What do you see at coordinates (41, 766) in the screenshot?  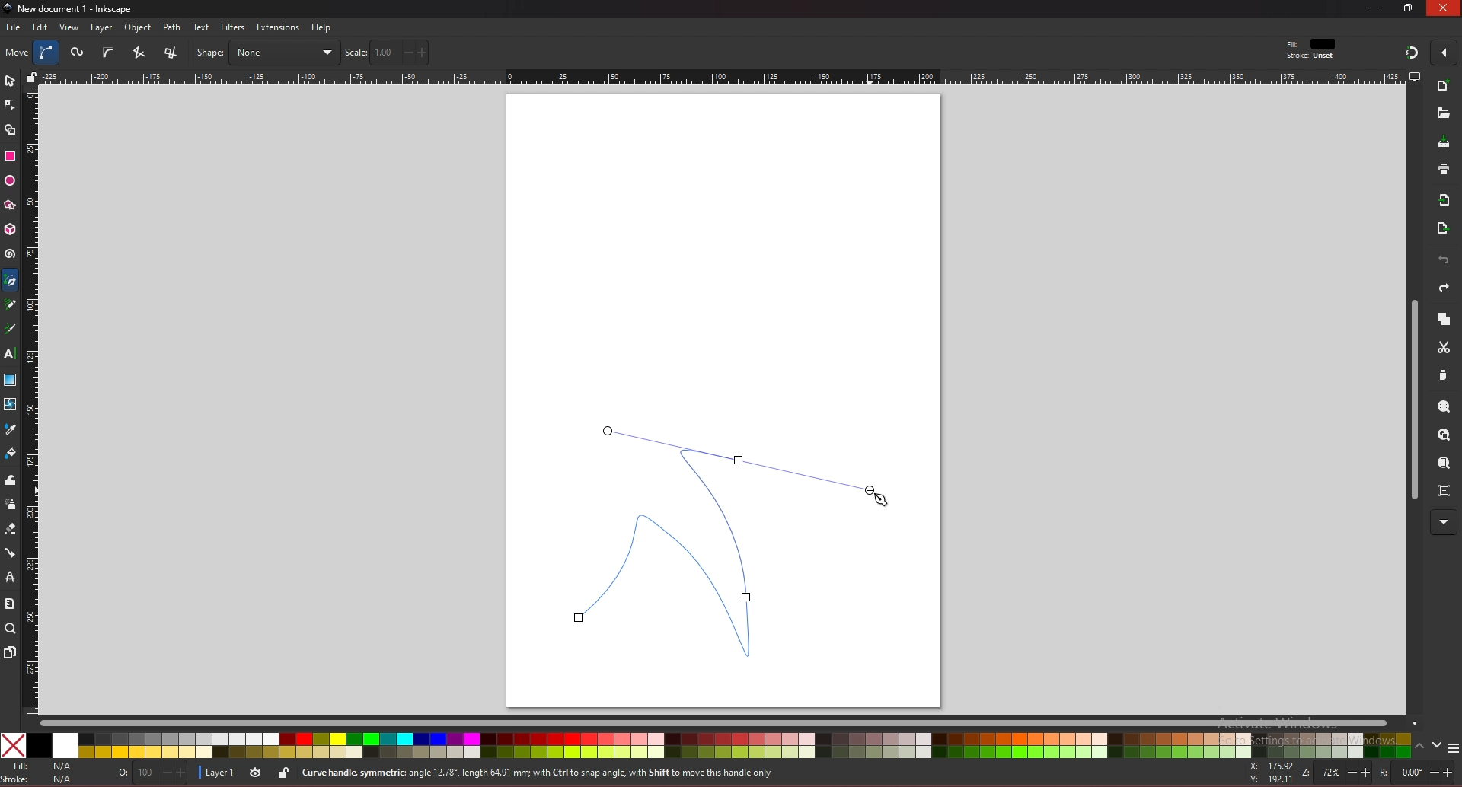 I see `fill` at bounding box center [41, 766].